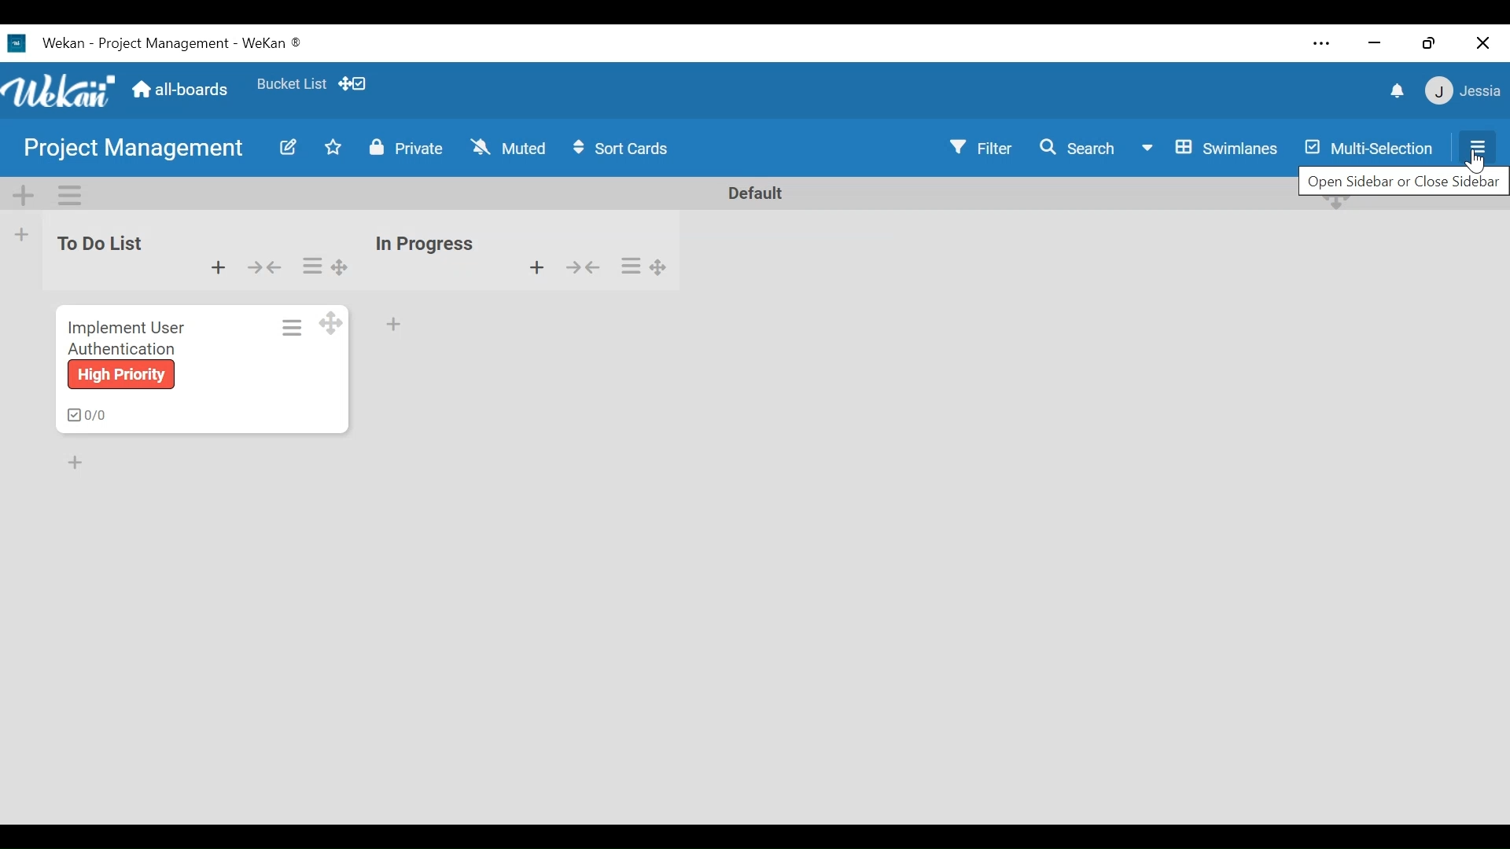  I want to click on Board View, so click(1207, 148).